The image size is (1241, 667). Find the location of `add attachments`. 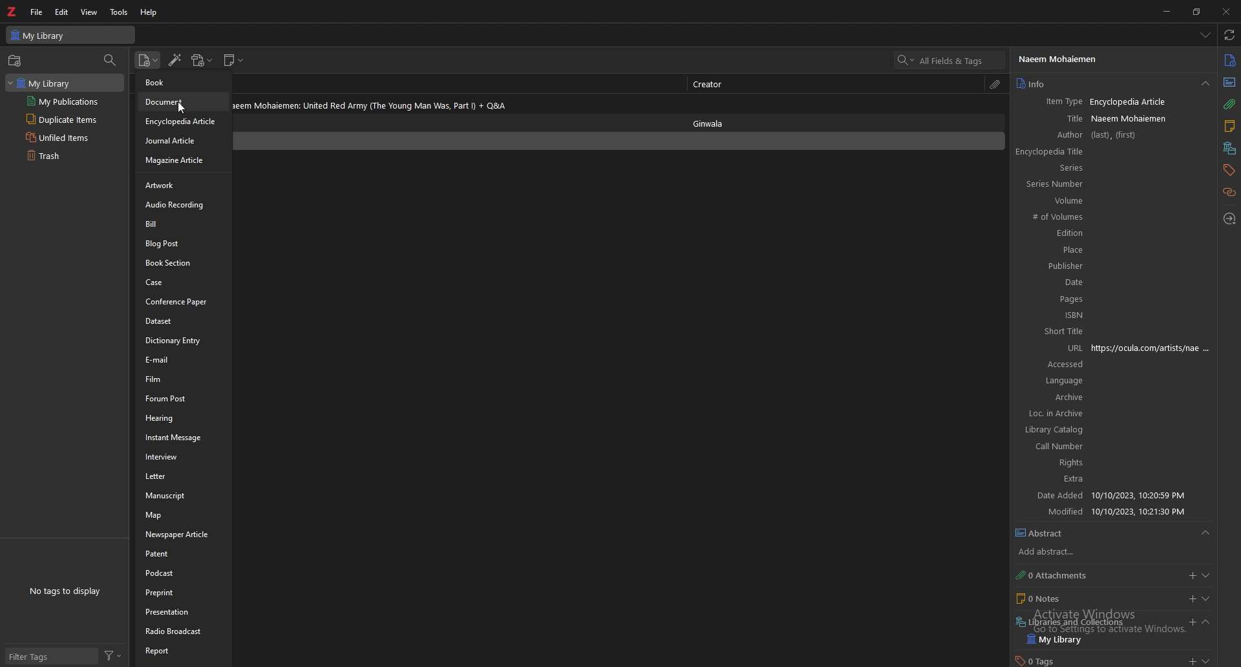

add attachments is located at coordinates (1193, 575).